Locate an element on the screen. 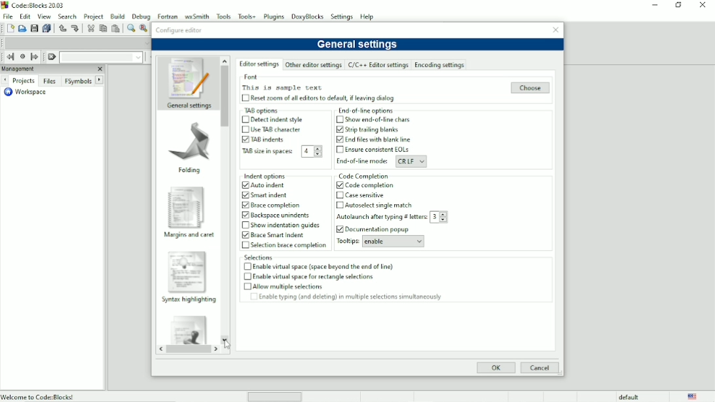 Image resolution: width=715 pixels, height=402 pixels. Code : Blocks 20.03 is located at coordinates (35, 5).